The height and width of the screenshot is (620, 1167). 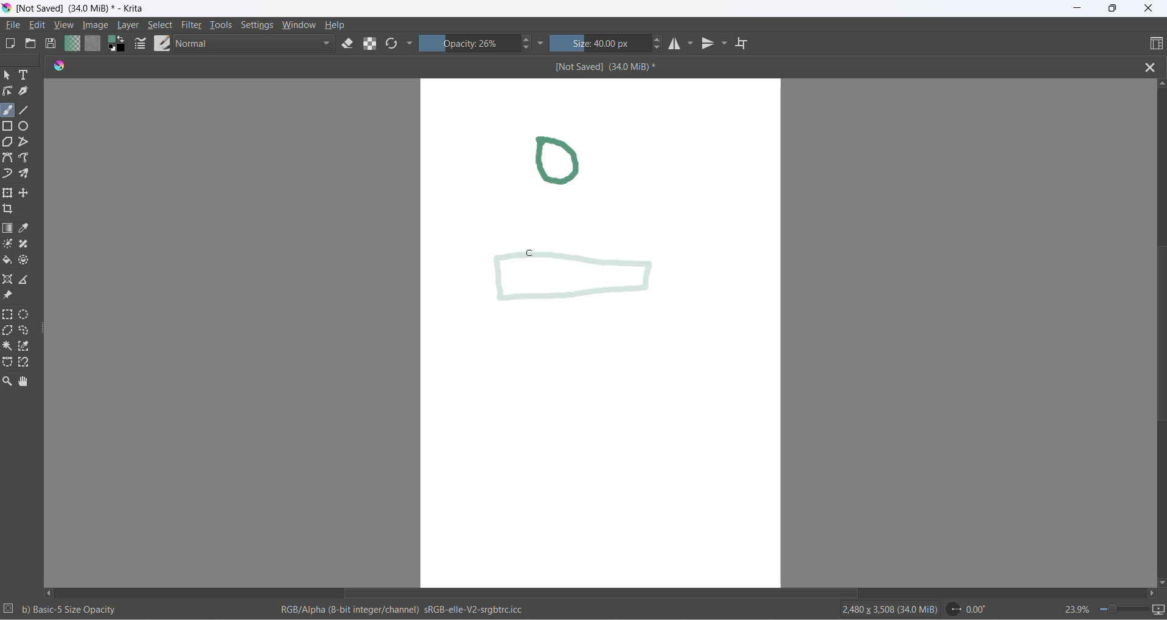 What do you see at coordinates (9, 109) in the screenshot?
I see `freehand brush tool` at bounding box center [9, 109].